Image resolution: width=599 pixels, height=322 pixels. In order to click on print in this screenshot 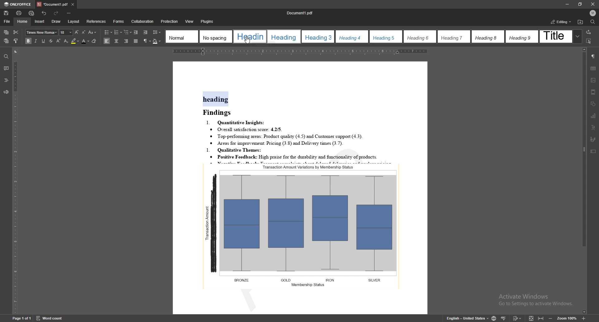, I will do `click(19, 13)`.